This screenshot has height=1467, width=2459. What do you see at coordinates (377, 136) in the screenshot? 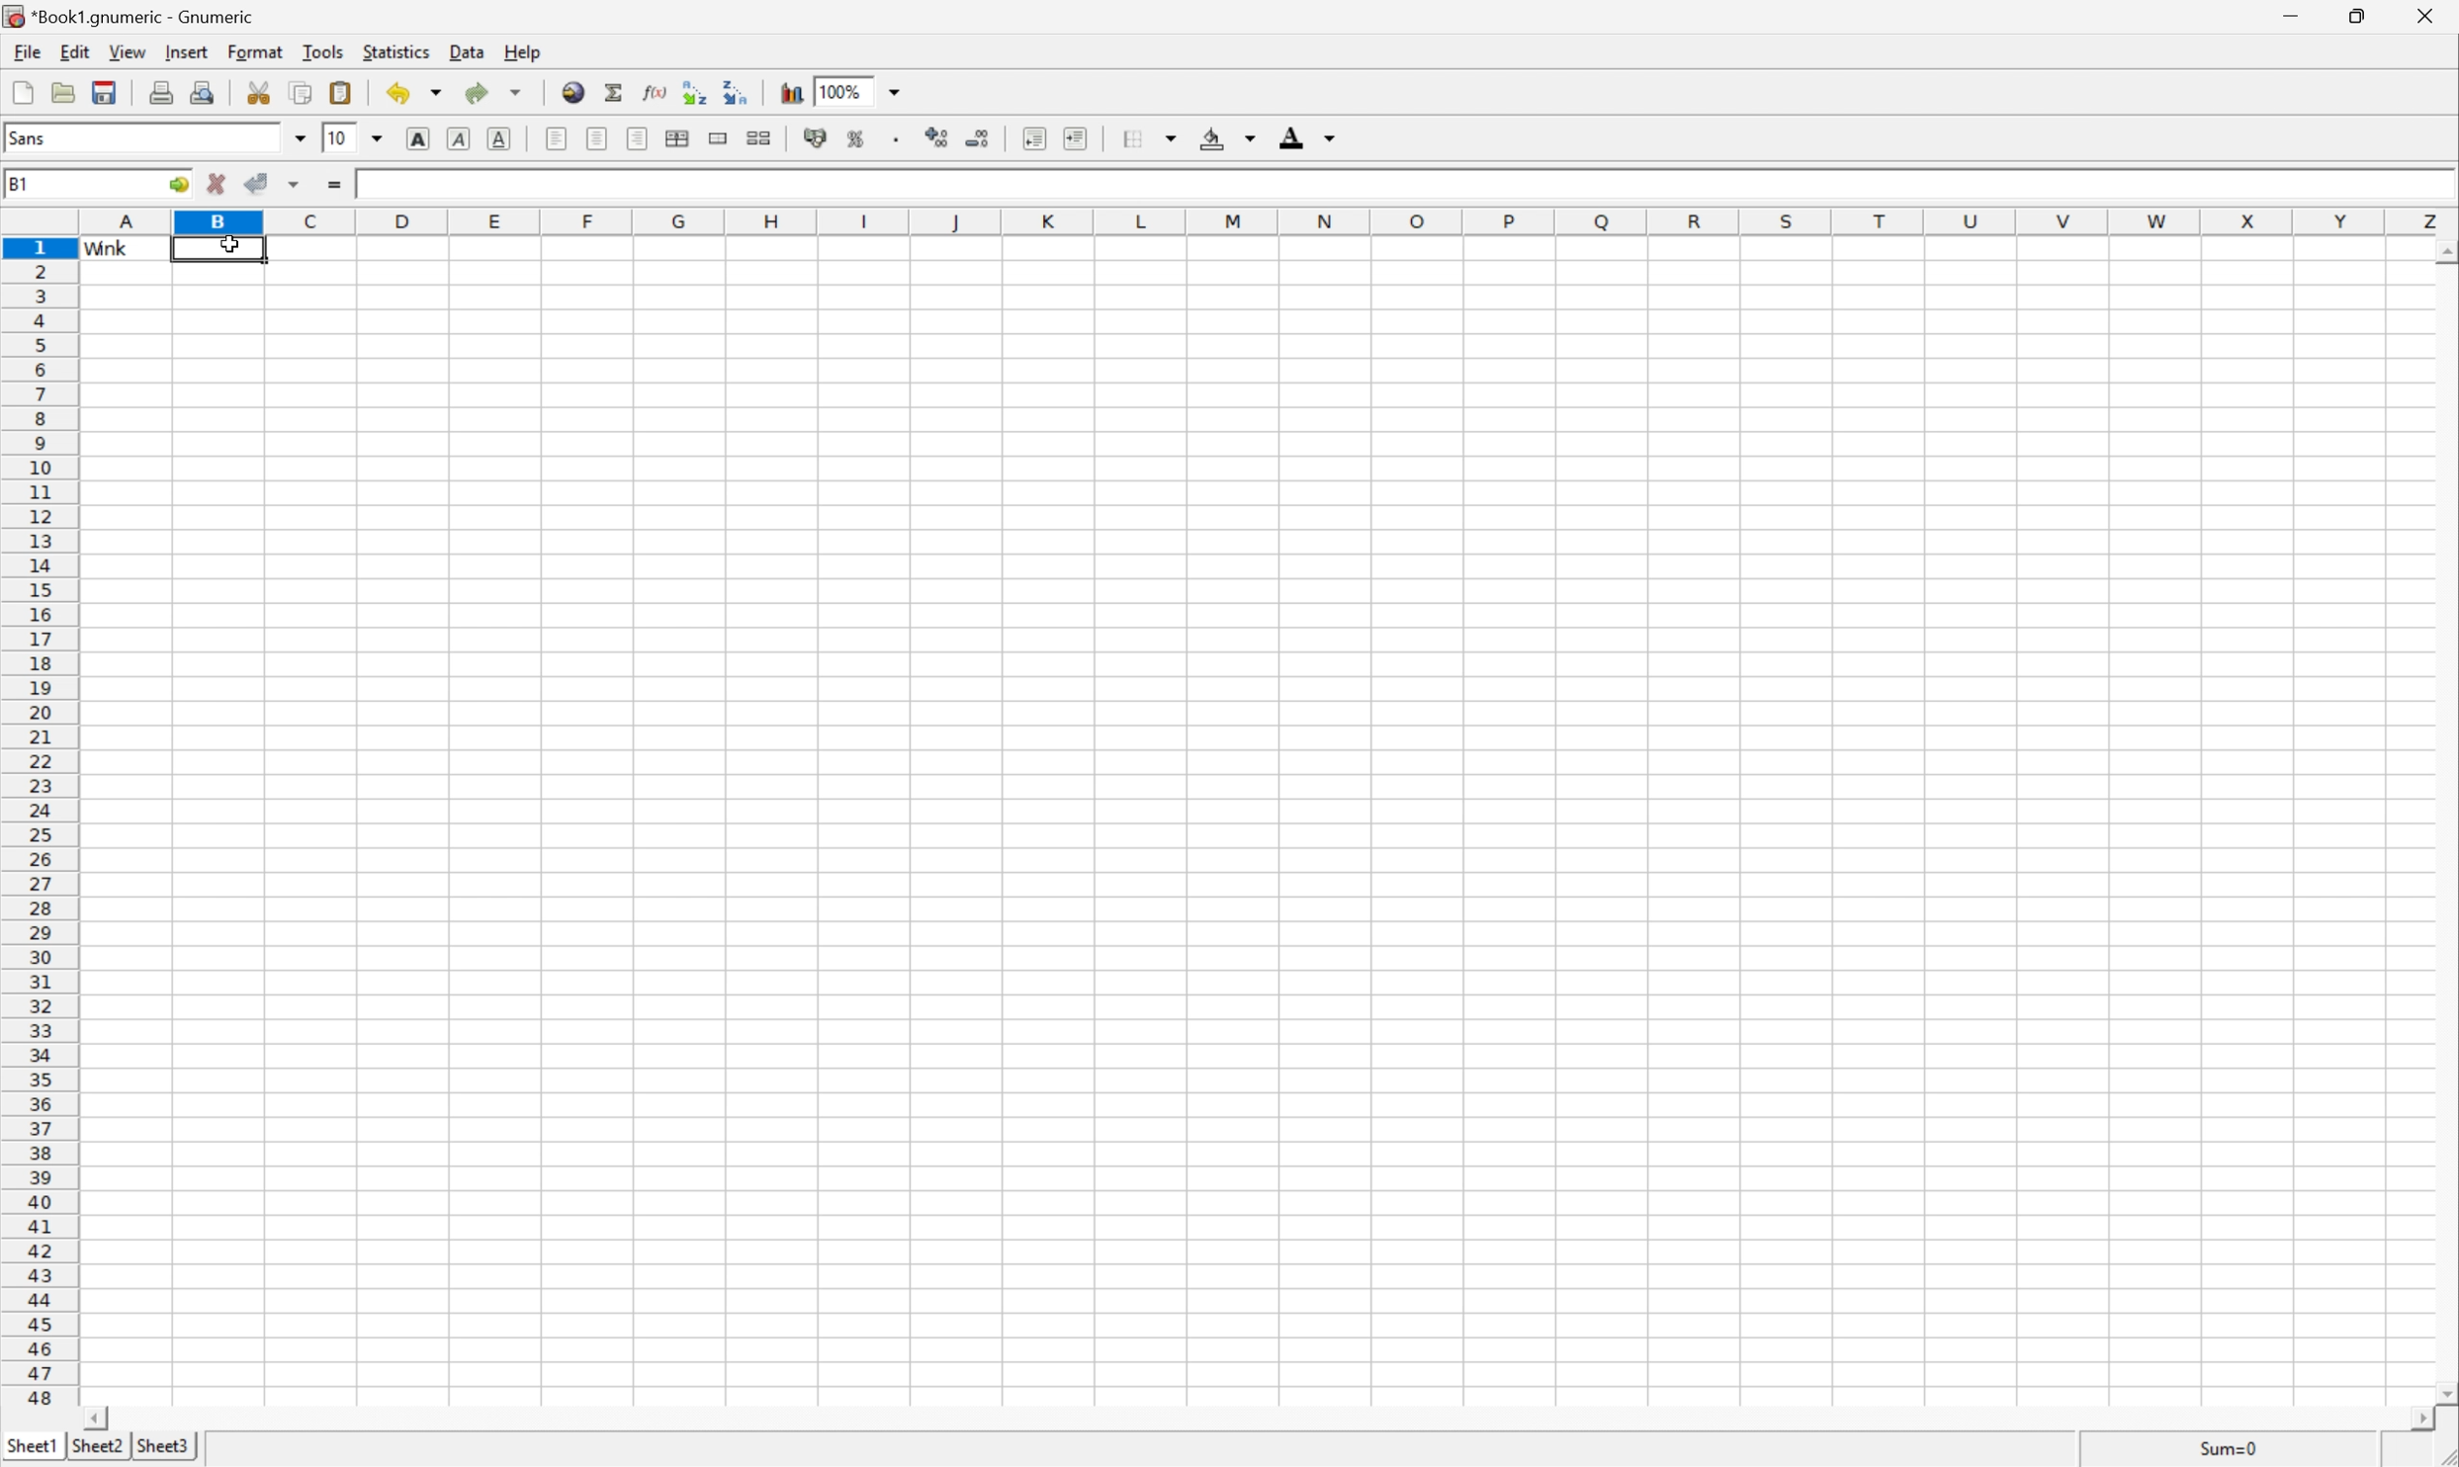
I see `drop down` at bounding box center [377, 136].